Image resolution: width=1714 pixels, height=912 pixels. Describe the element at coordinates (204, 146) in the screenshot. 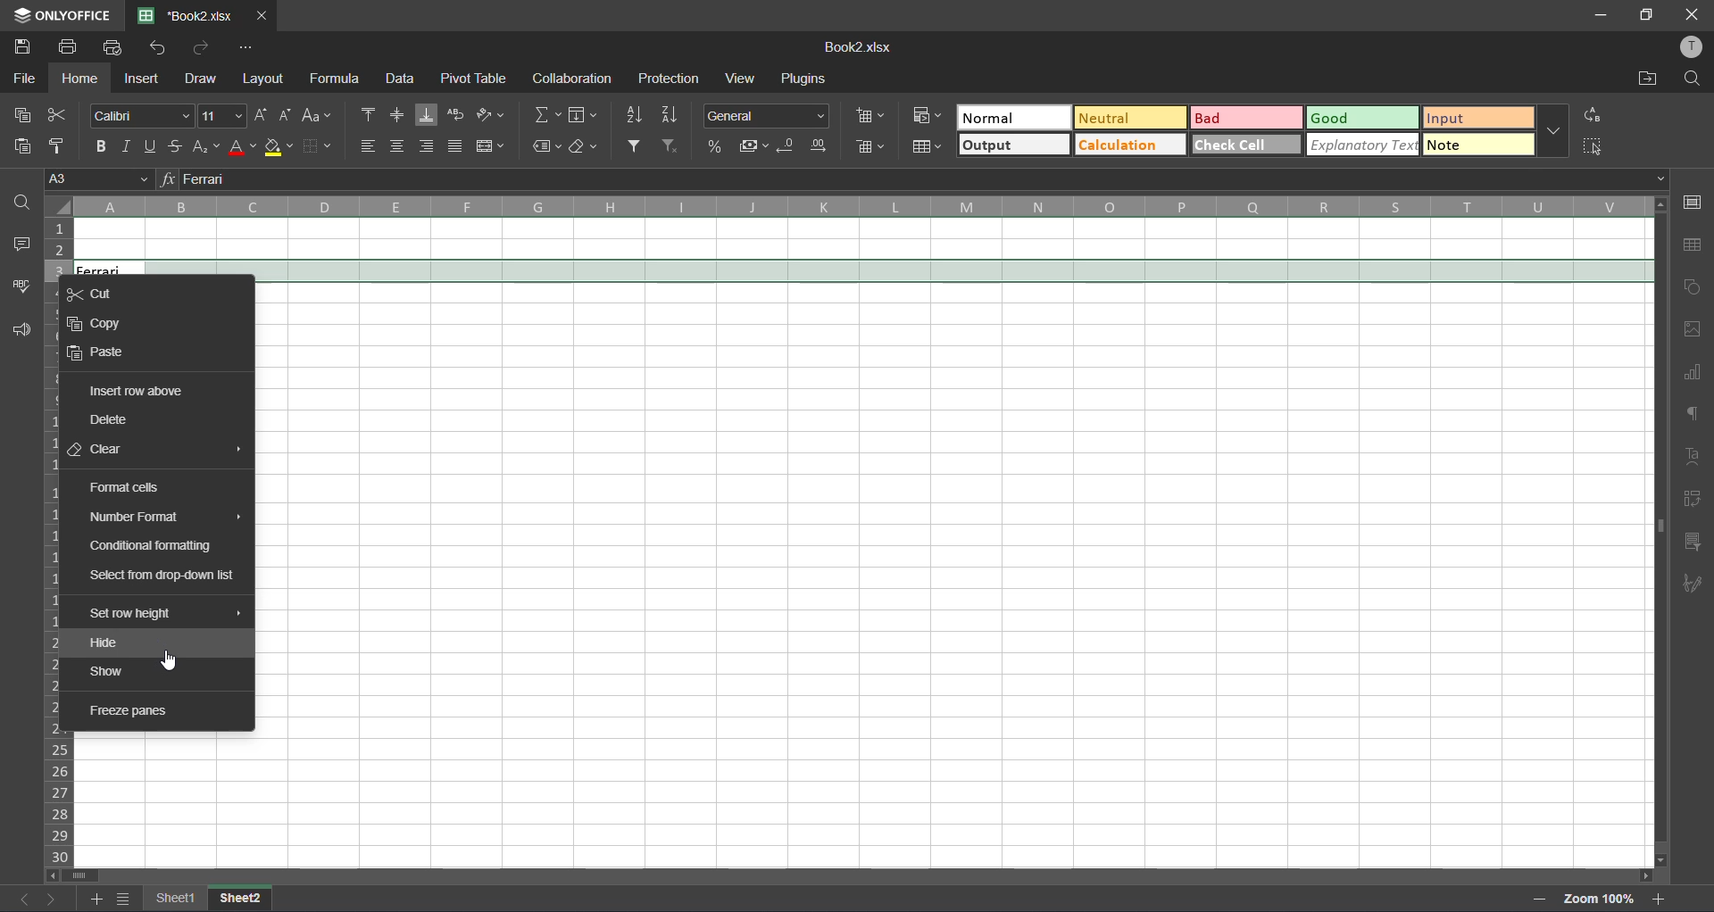

I see `sub/superscript` at that location.